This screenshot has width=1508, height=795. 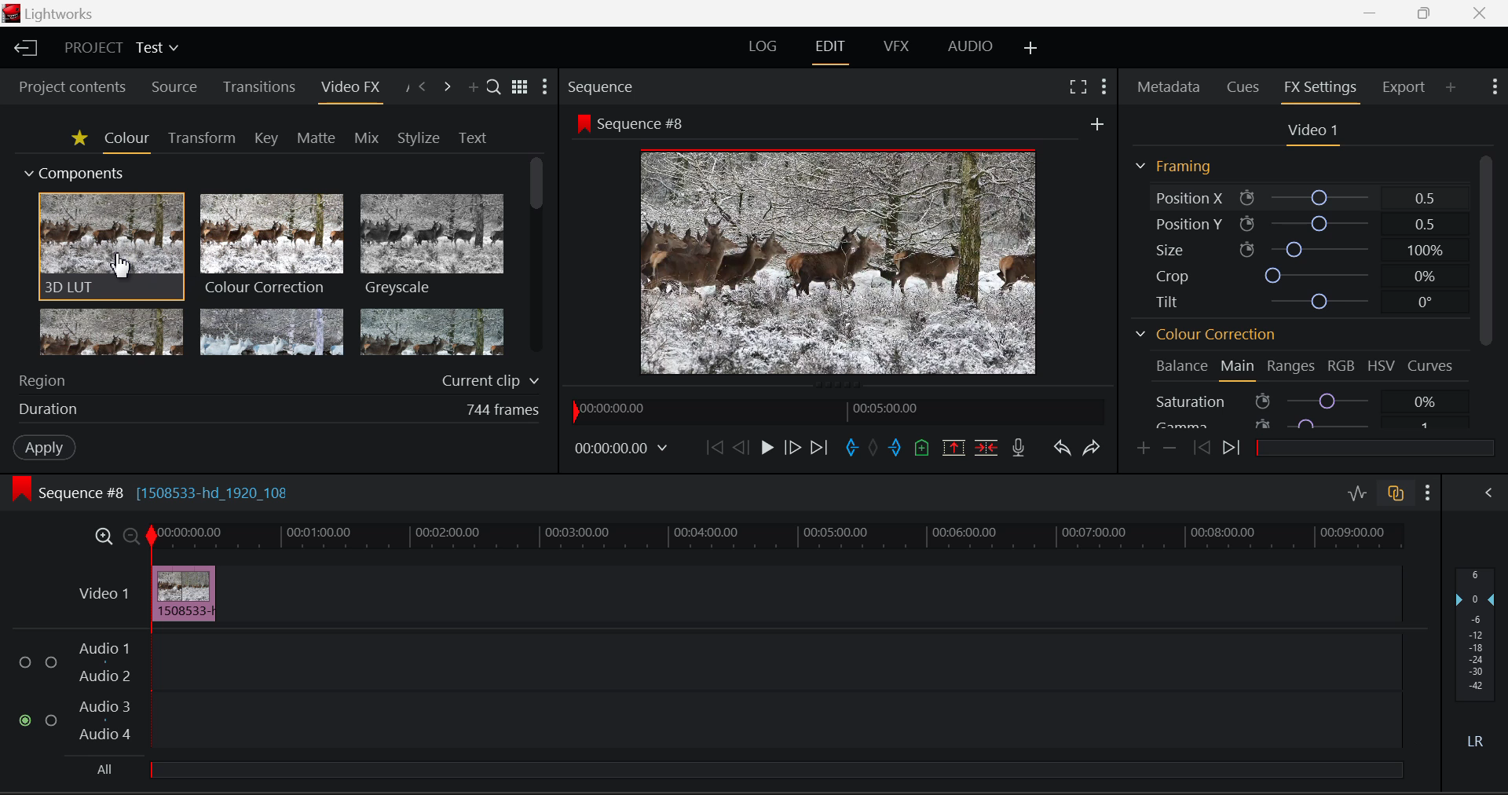 I want to click on Sequence Preview Section, so click(x=602, y=87).